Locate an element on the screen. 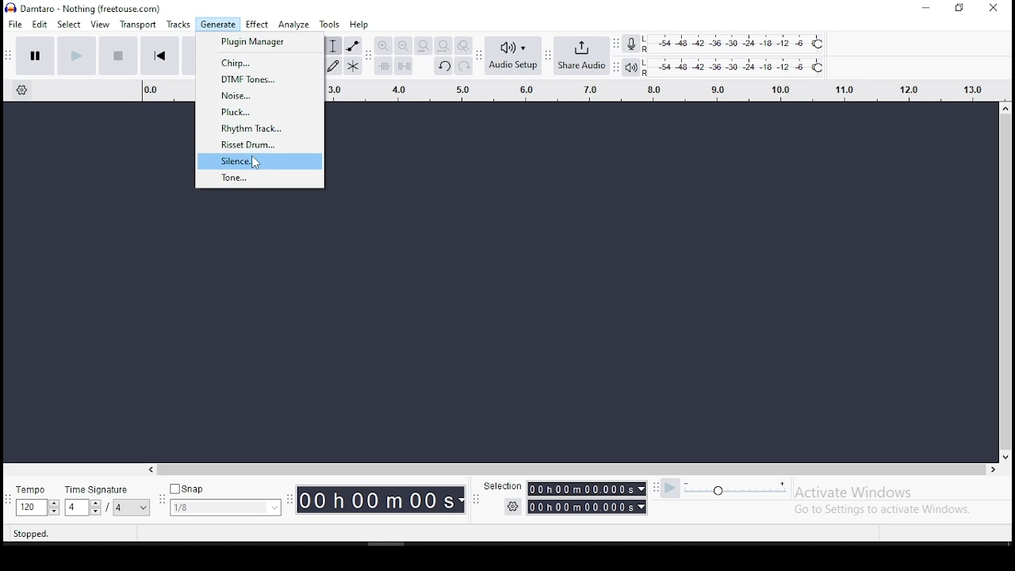 Image resolution: width=1015 pixels, height=571 pixels. file is located at coordinates (16, 24).